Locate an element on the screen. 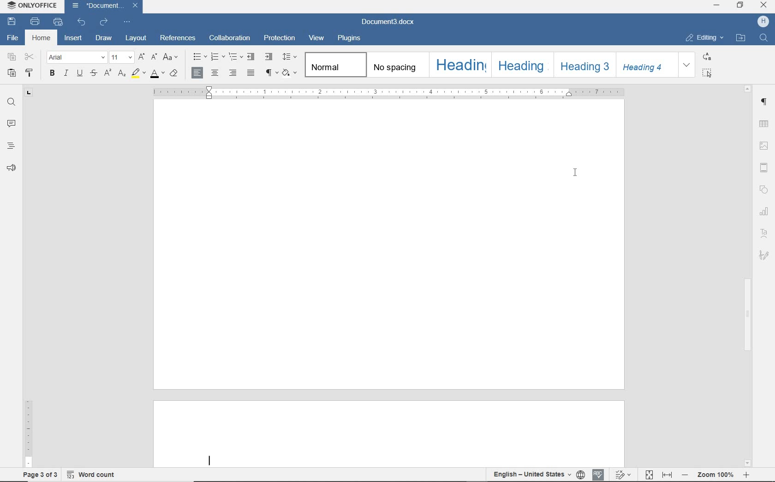 This screenshot has height=482, width=775. ALIGN RIGHT is located at coordinates (232, 72).